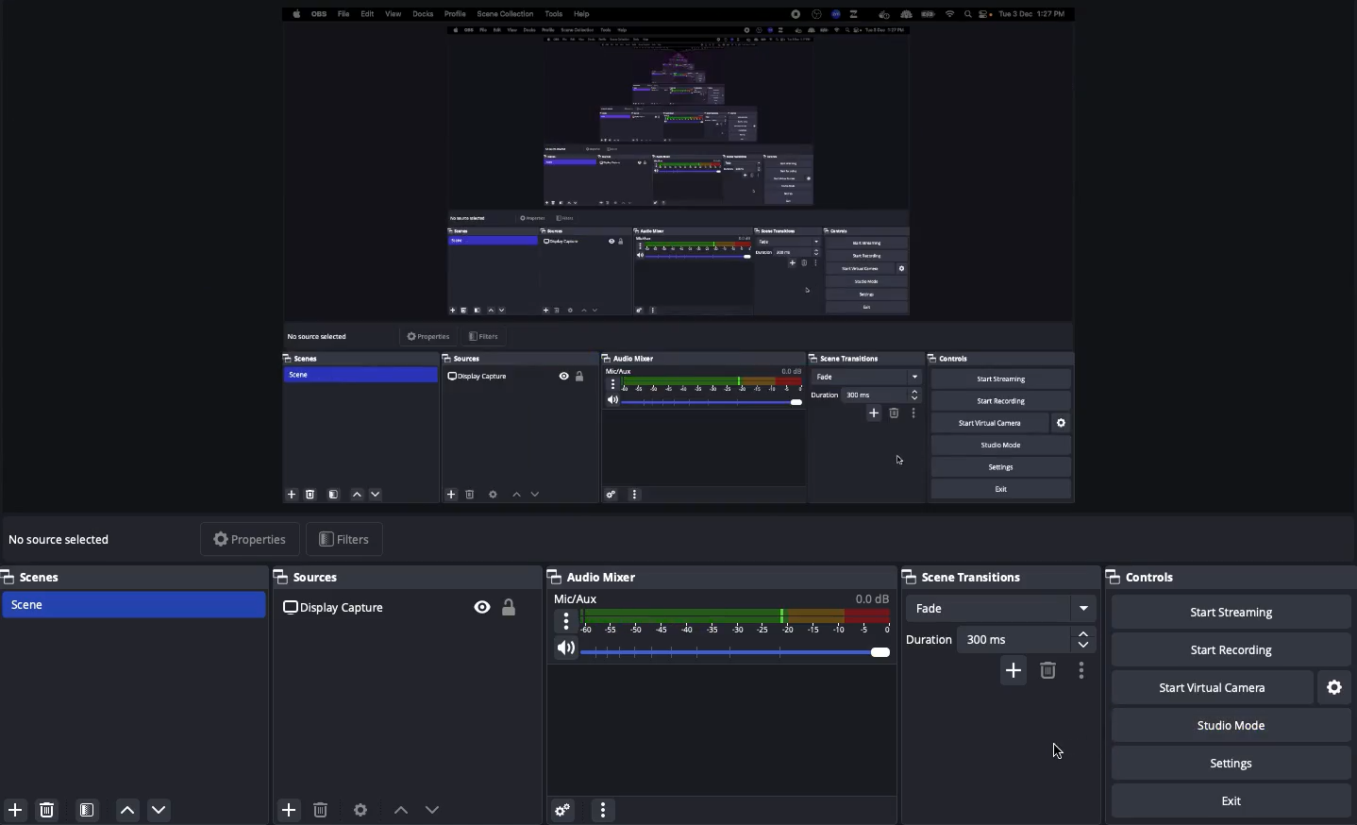  Describe the element at coordinates (1230, 723) in the screenshot. I see `Studio mode off` at that location.